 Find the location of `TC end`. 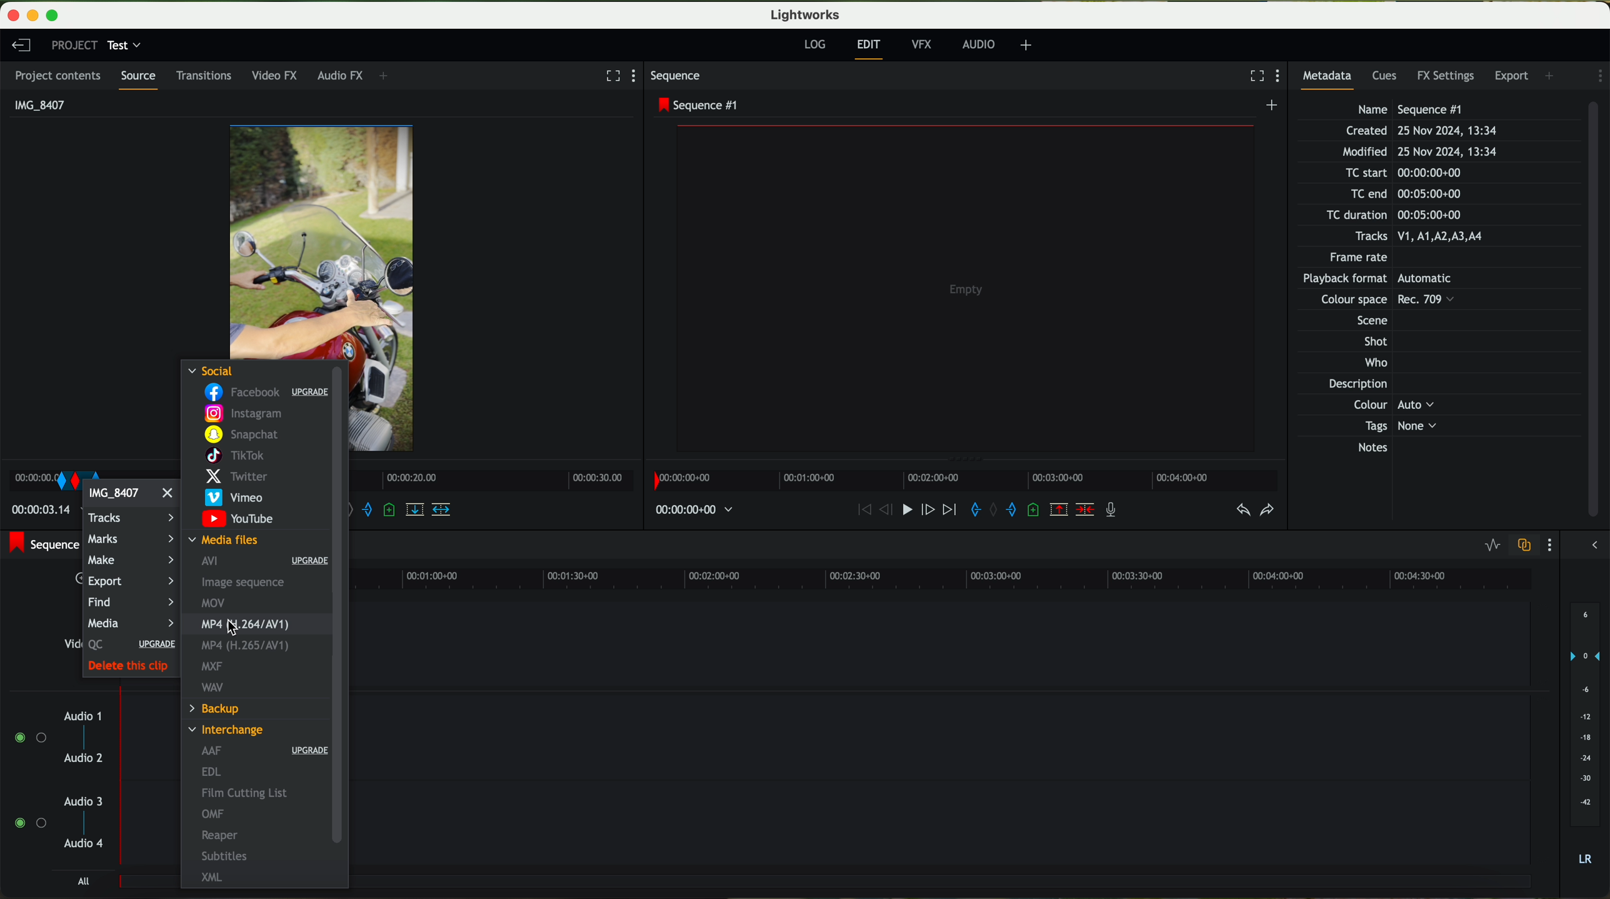

TC end is located at coordinates (1422, 194).